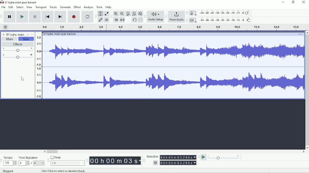  Describe the element at coordinates (13, 34) in the screenshot. I see `Audio title` at that location.